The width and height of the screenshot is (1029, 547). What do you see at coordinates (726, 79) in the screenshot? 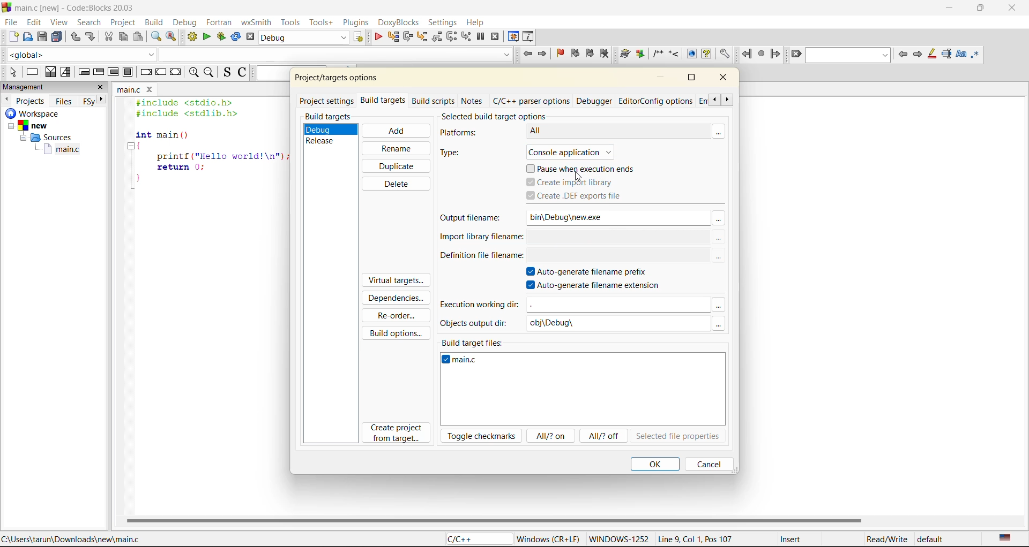
I see `close` at bounding box center [726, 79].